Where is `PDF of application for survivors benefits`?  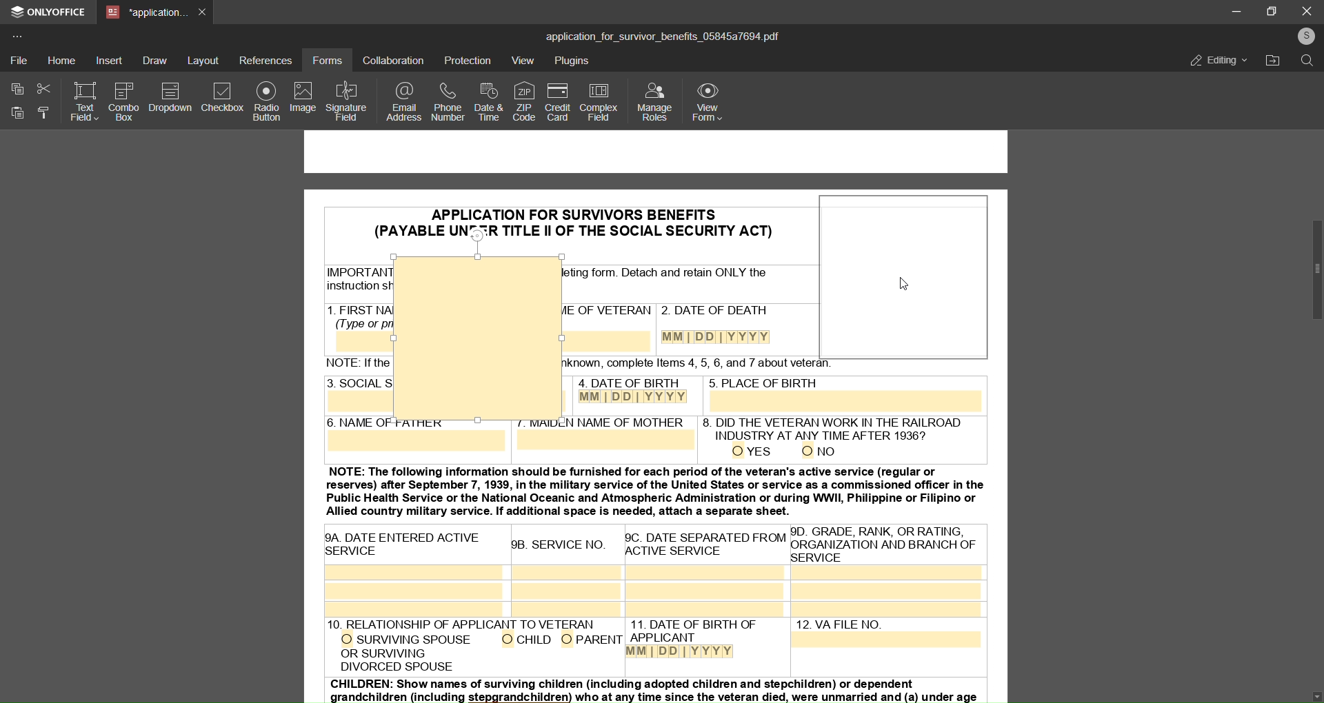
PDF of application for survivors benefits is located at coordinates (480, 209).